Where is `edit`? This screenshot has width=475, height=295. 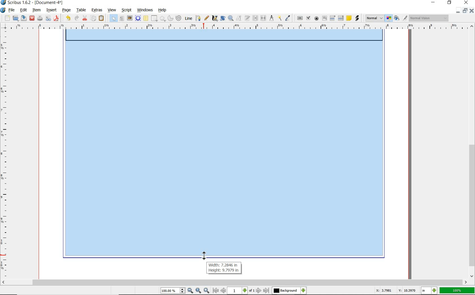
edit is located at coordinates (24, 10).